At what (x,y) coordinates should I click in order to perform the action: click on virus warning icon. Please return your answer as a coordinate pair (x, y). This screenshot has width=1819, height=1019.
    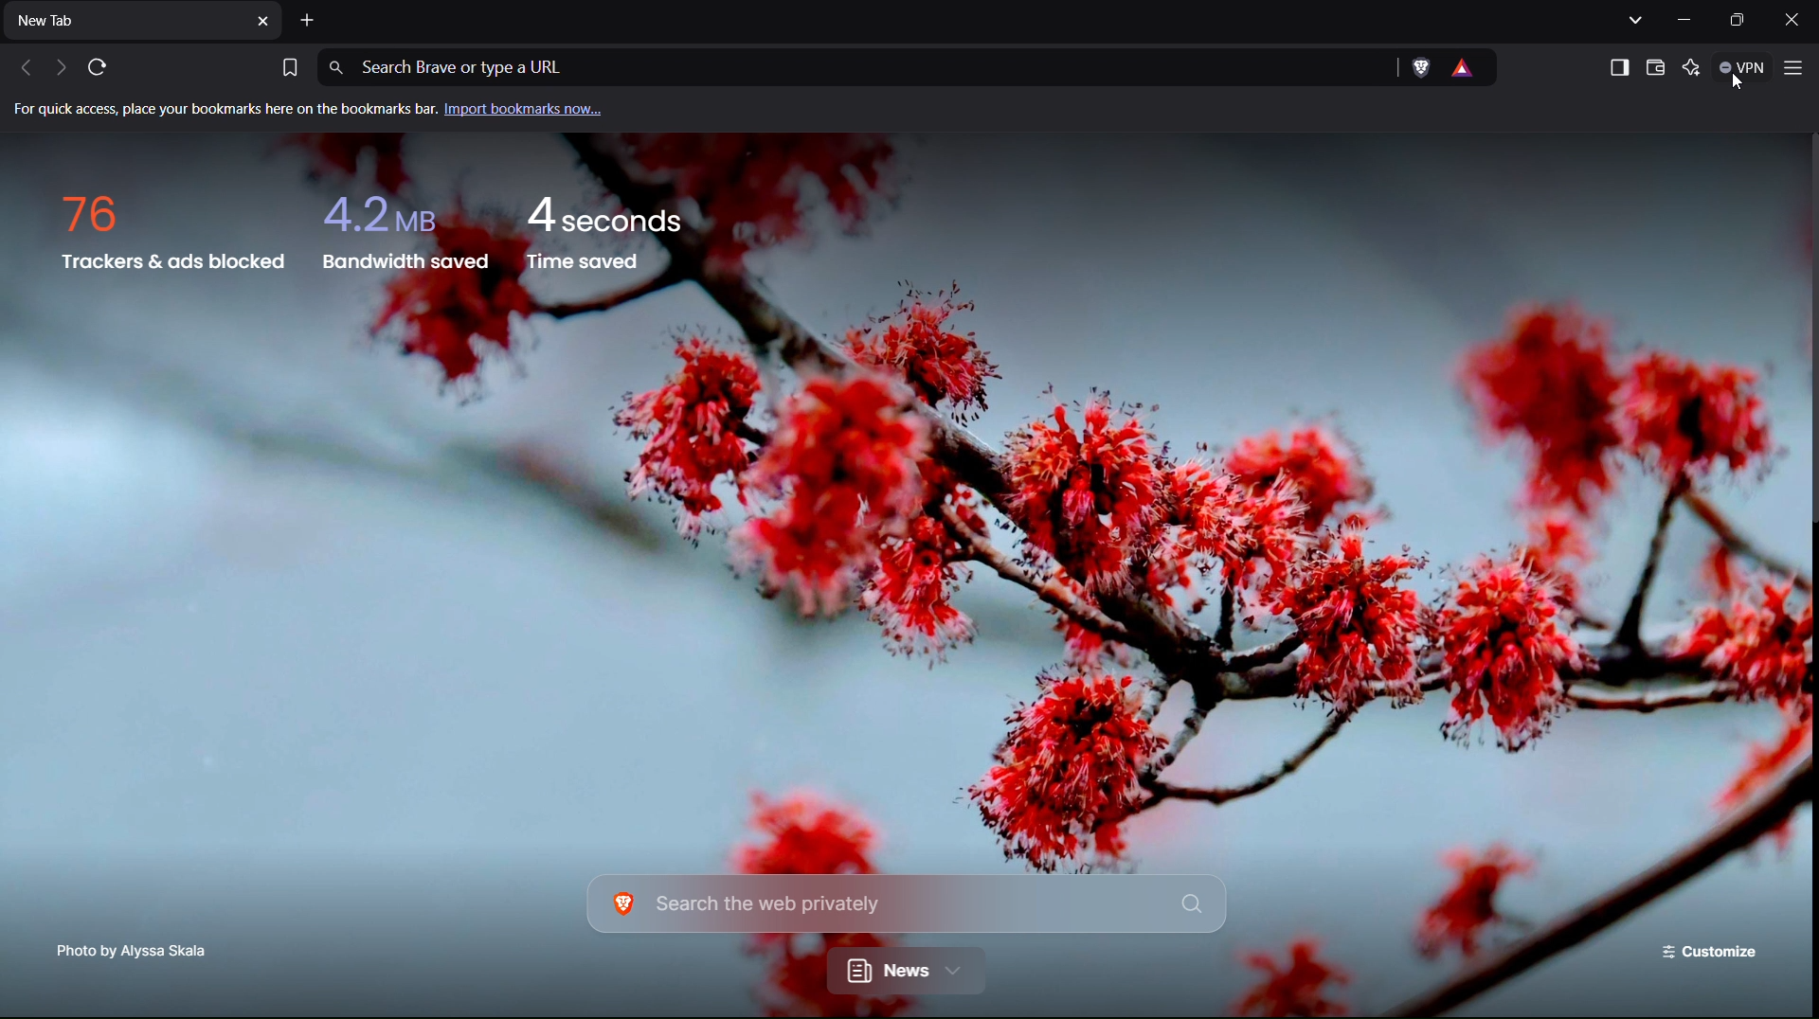
    Looking at the image, I should click on (1468, 70).